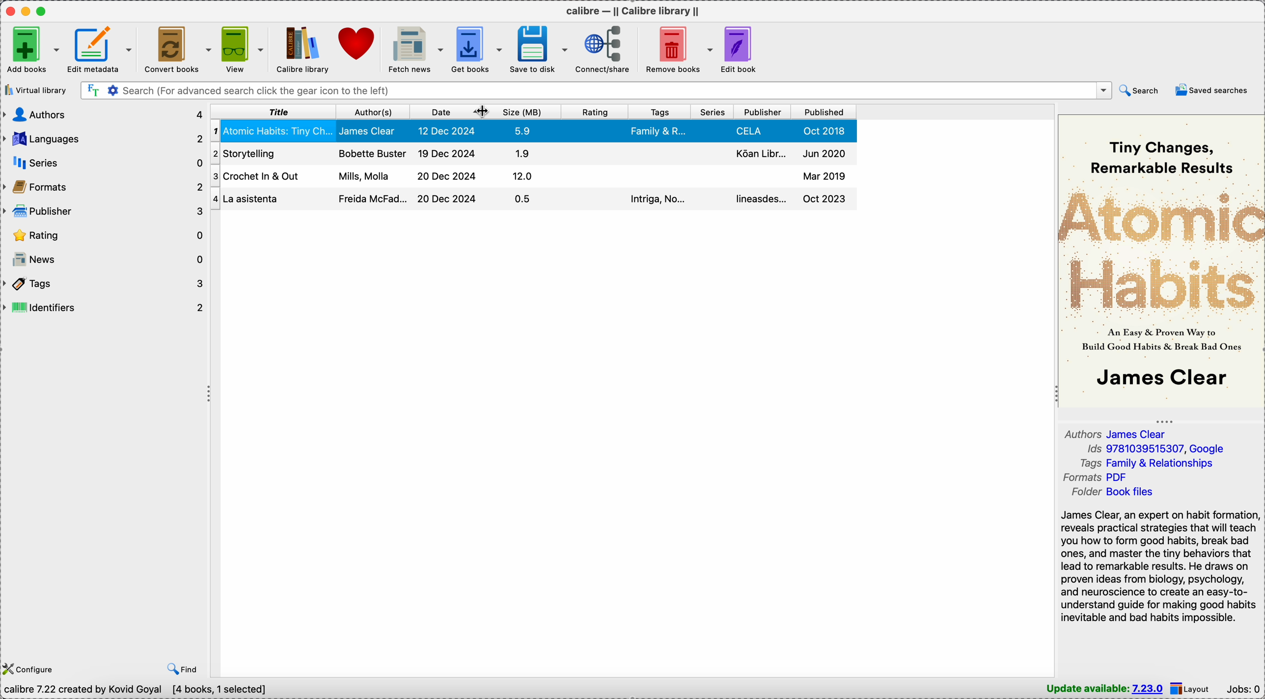 The image size is (1265, 699). What do you see at coordinates (105, 137) in the screenshot?
I see `languages` at bounding box center [105, 137].